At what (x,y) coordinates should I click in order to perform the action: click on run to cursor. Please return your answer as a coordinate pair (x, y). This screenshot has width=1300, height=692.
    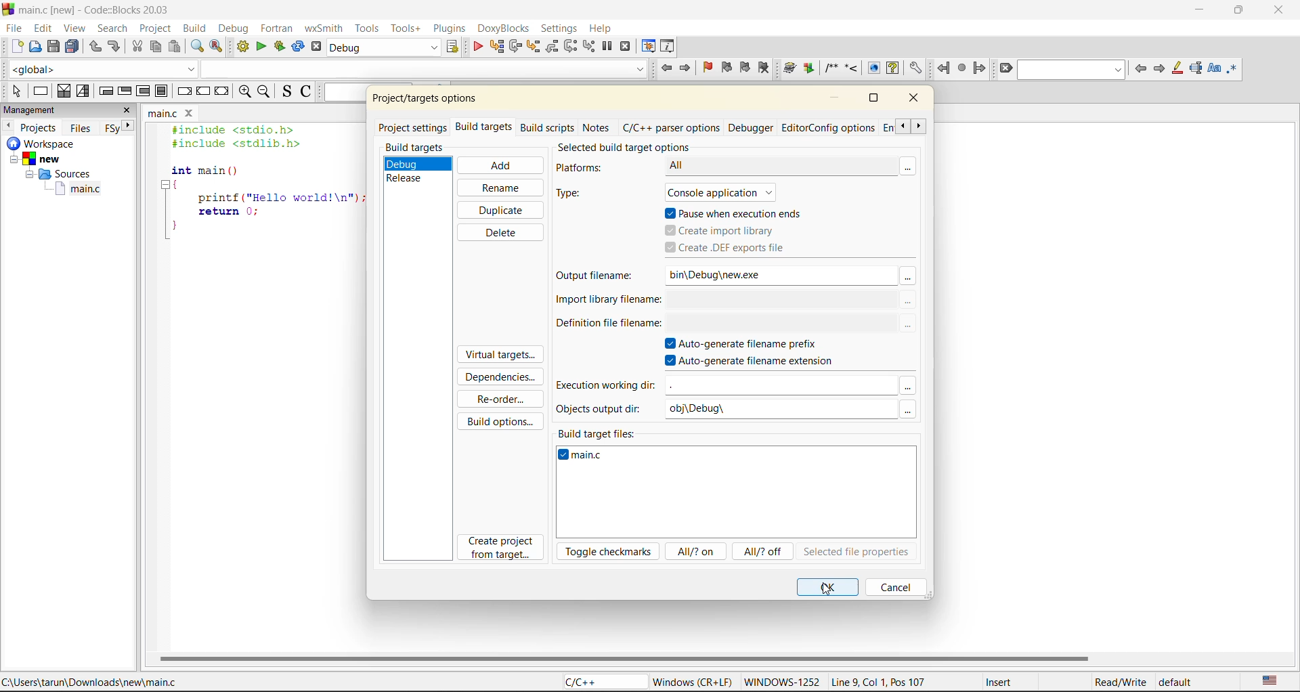
    Looking at the image, I should click on (498, 47).